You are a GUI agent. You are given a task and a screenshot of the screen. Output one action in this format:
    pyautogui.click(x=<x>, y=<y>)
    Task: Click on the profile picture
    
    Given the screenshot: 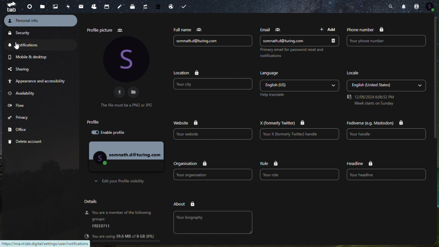 What is the action you would take?
    pyautogui.click(x=105, y=30)
    